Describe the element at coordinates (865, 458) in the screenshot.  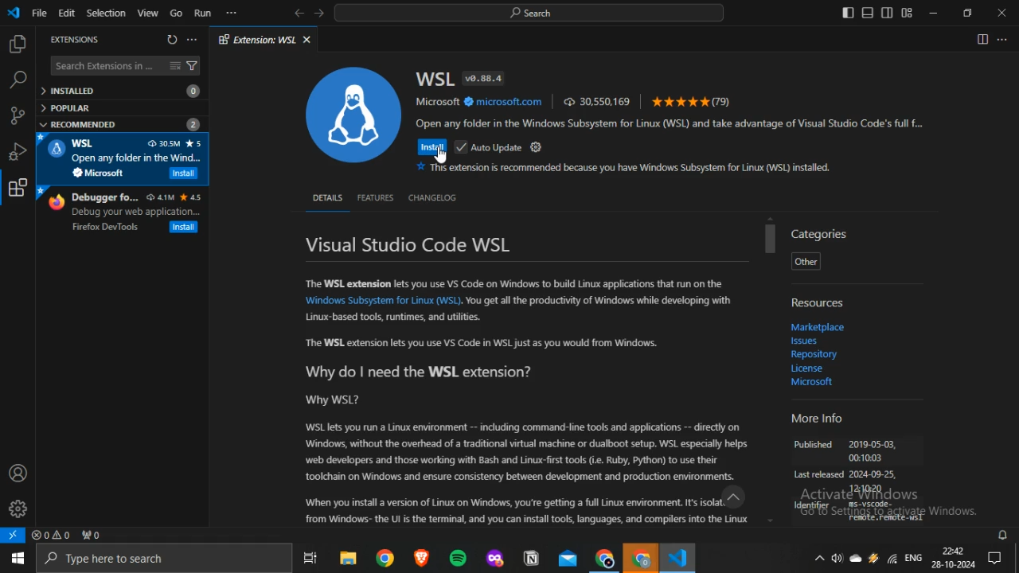
I see `00:10:03` at that location.